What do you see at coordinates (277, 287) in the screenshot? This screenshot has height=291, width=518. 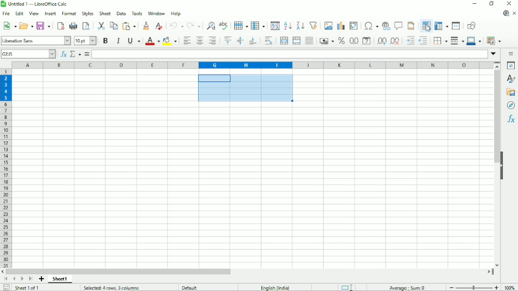 I see `Language` at bounding box center [277, 287].